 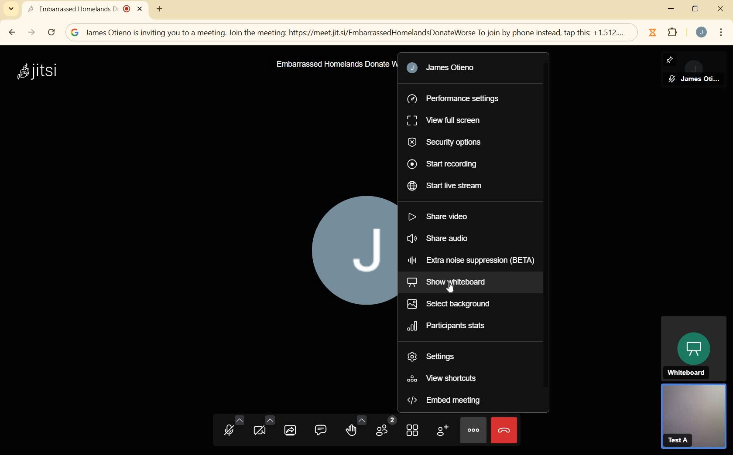 I want to click on close, so click(x=720, y=9).